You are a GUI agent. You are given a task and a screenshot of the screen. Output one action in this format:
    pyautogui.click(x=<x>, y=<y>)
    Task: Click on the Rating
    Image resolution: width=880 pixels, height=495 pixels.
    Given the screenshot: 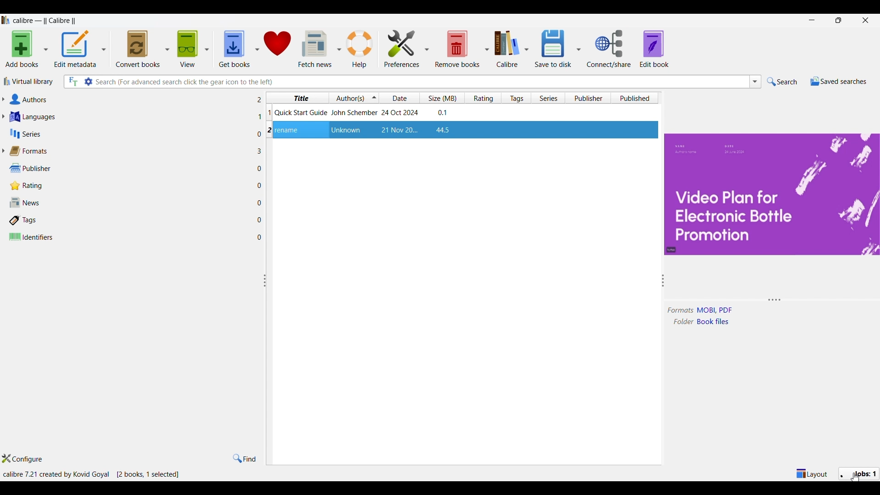 What is the action you would take?
    pyautogui.click(x=131, y=186)
    